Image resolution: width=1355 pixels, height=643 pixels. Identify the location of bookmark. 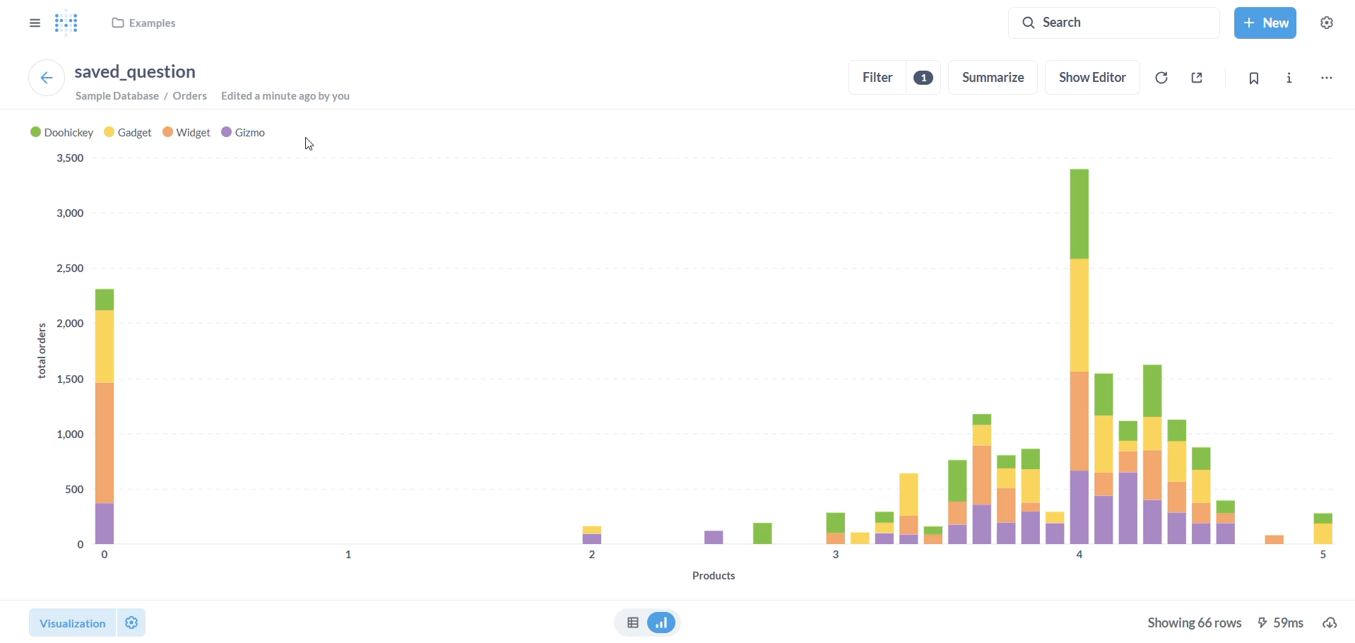
(1248, 80).